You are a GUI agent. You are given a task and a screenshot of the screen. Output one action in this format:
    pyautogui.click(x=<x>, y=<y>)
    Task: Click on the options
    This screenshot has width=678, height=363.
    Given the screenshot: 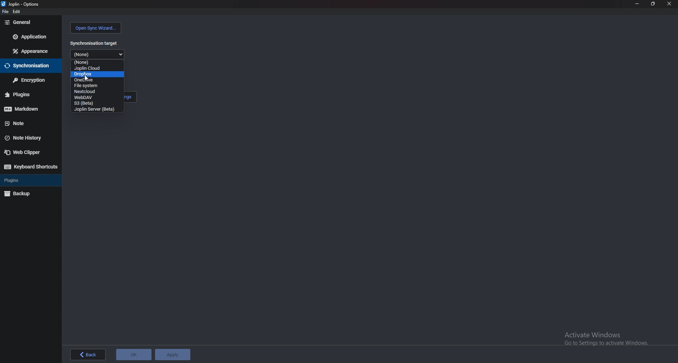 What is the action you would take?
    pyautogui.click(x=24, y=4)
    